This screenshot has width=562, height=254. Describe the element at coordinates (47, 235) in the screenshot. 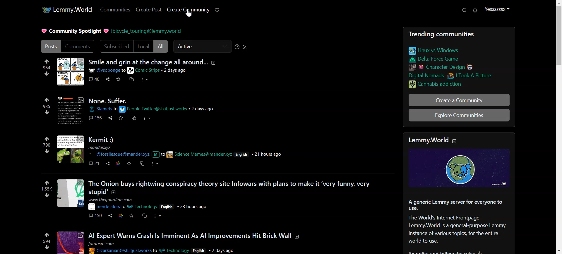

I see `upvote` at that location.